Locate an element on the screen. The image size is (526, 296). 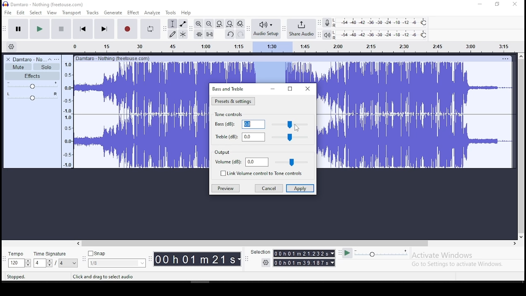
stop is located at coordinates (61, 28).